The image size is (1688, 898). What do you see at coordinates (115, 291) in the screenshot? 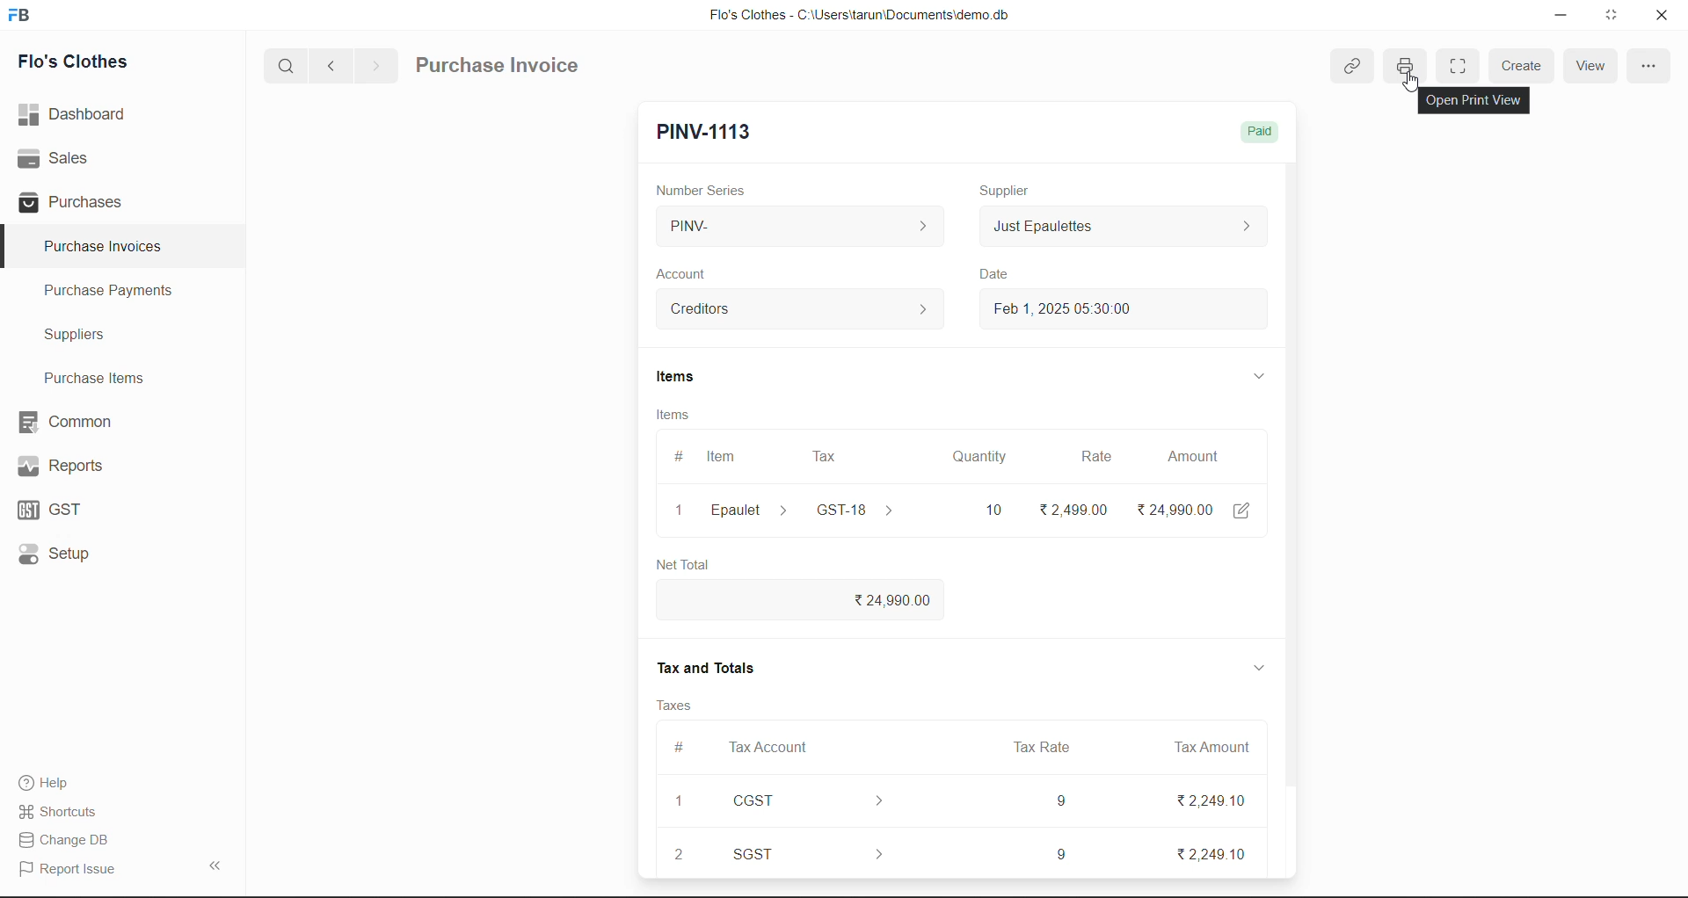
I see `Purchase Payments` at bounding box center [115, 291].